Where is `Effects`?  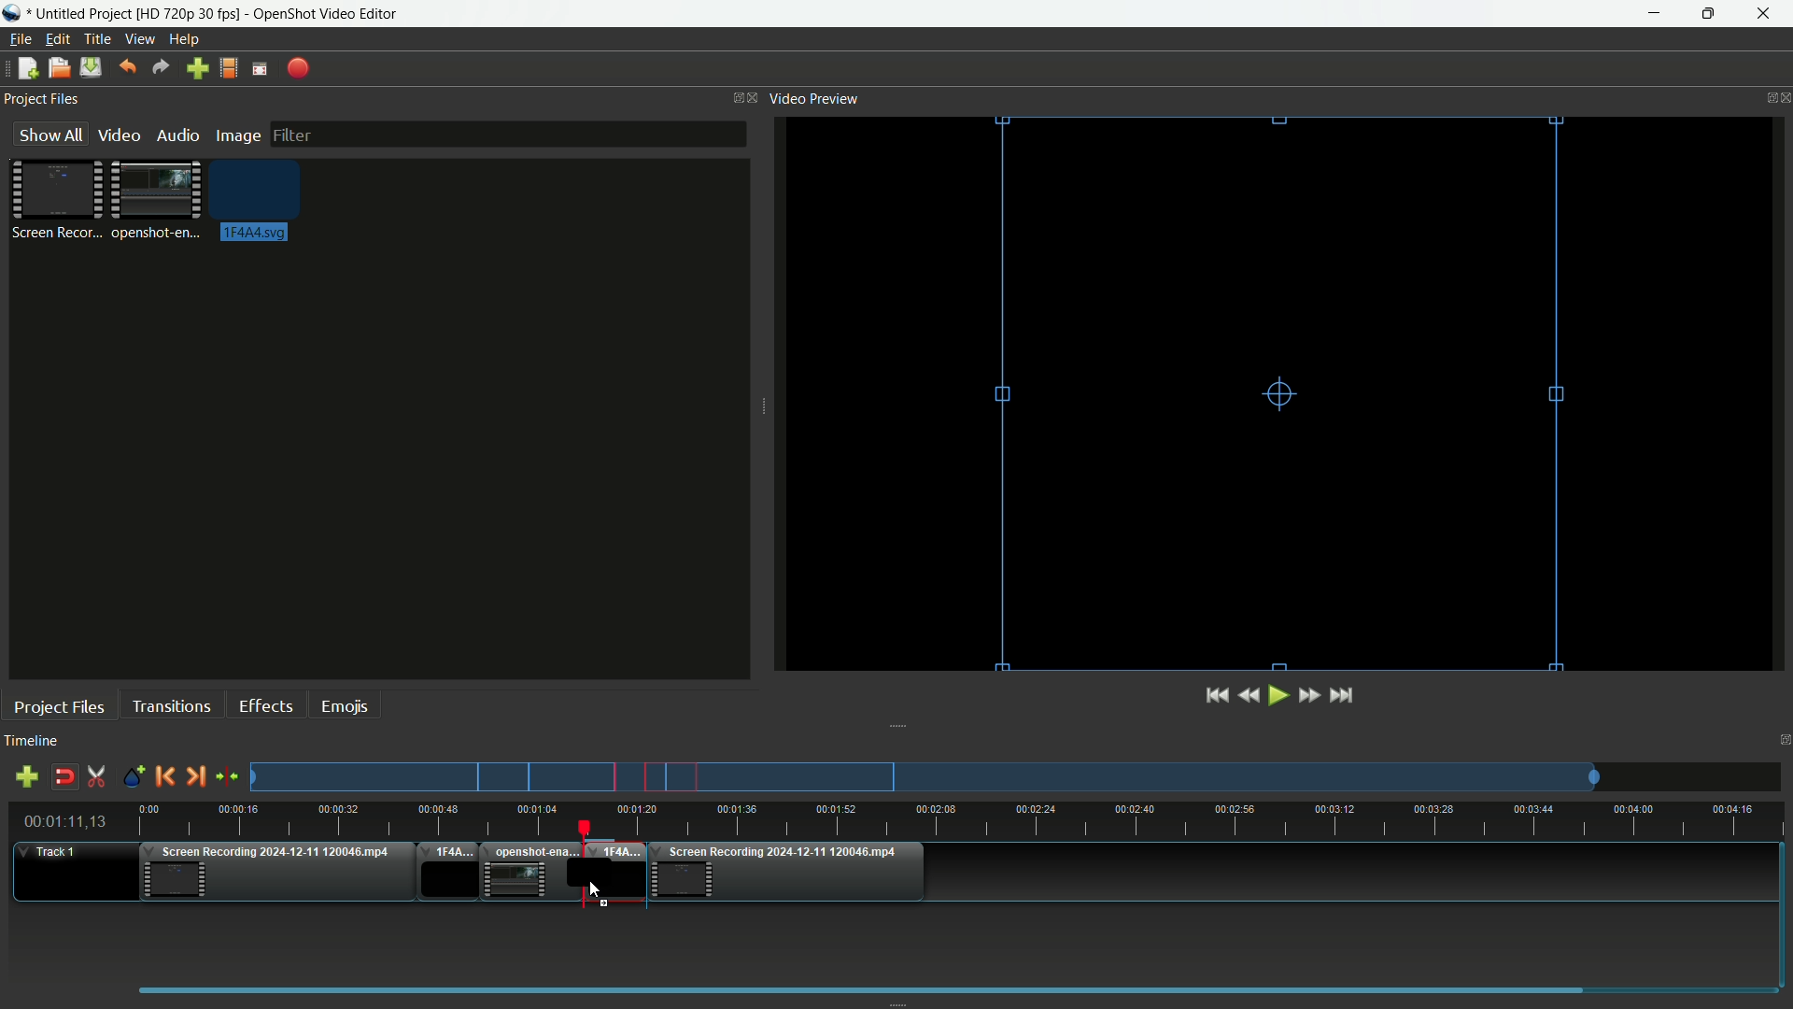
Effects is located at coordinates (264, 705).